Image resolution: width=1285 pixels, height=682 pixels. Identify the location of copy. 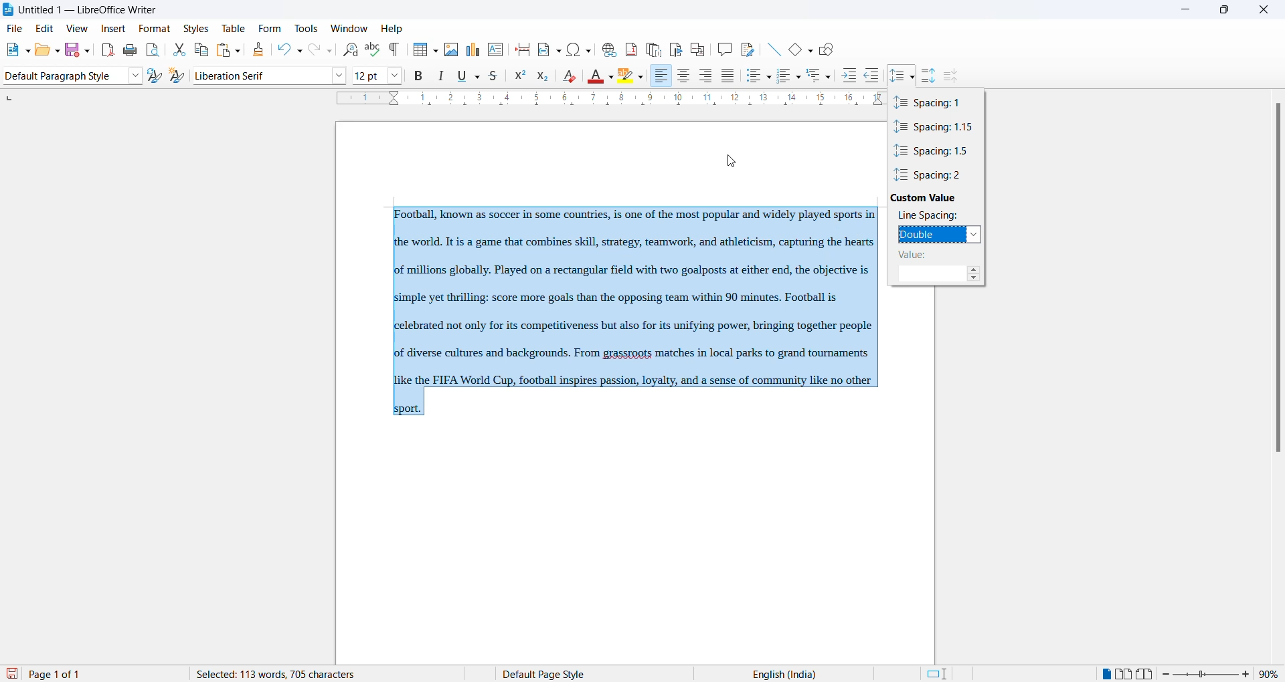
(201, 50).